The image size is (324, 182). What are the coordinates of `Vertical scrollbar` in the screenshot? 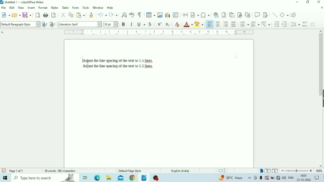 It's located at (321, 57).